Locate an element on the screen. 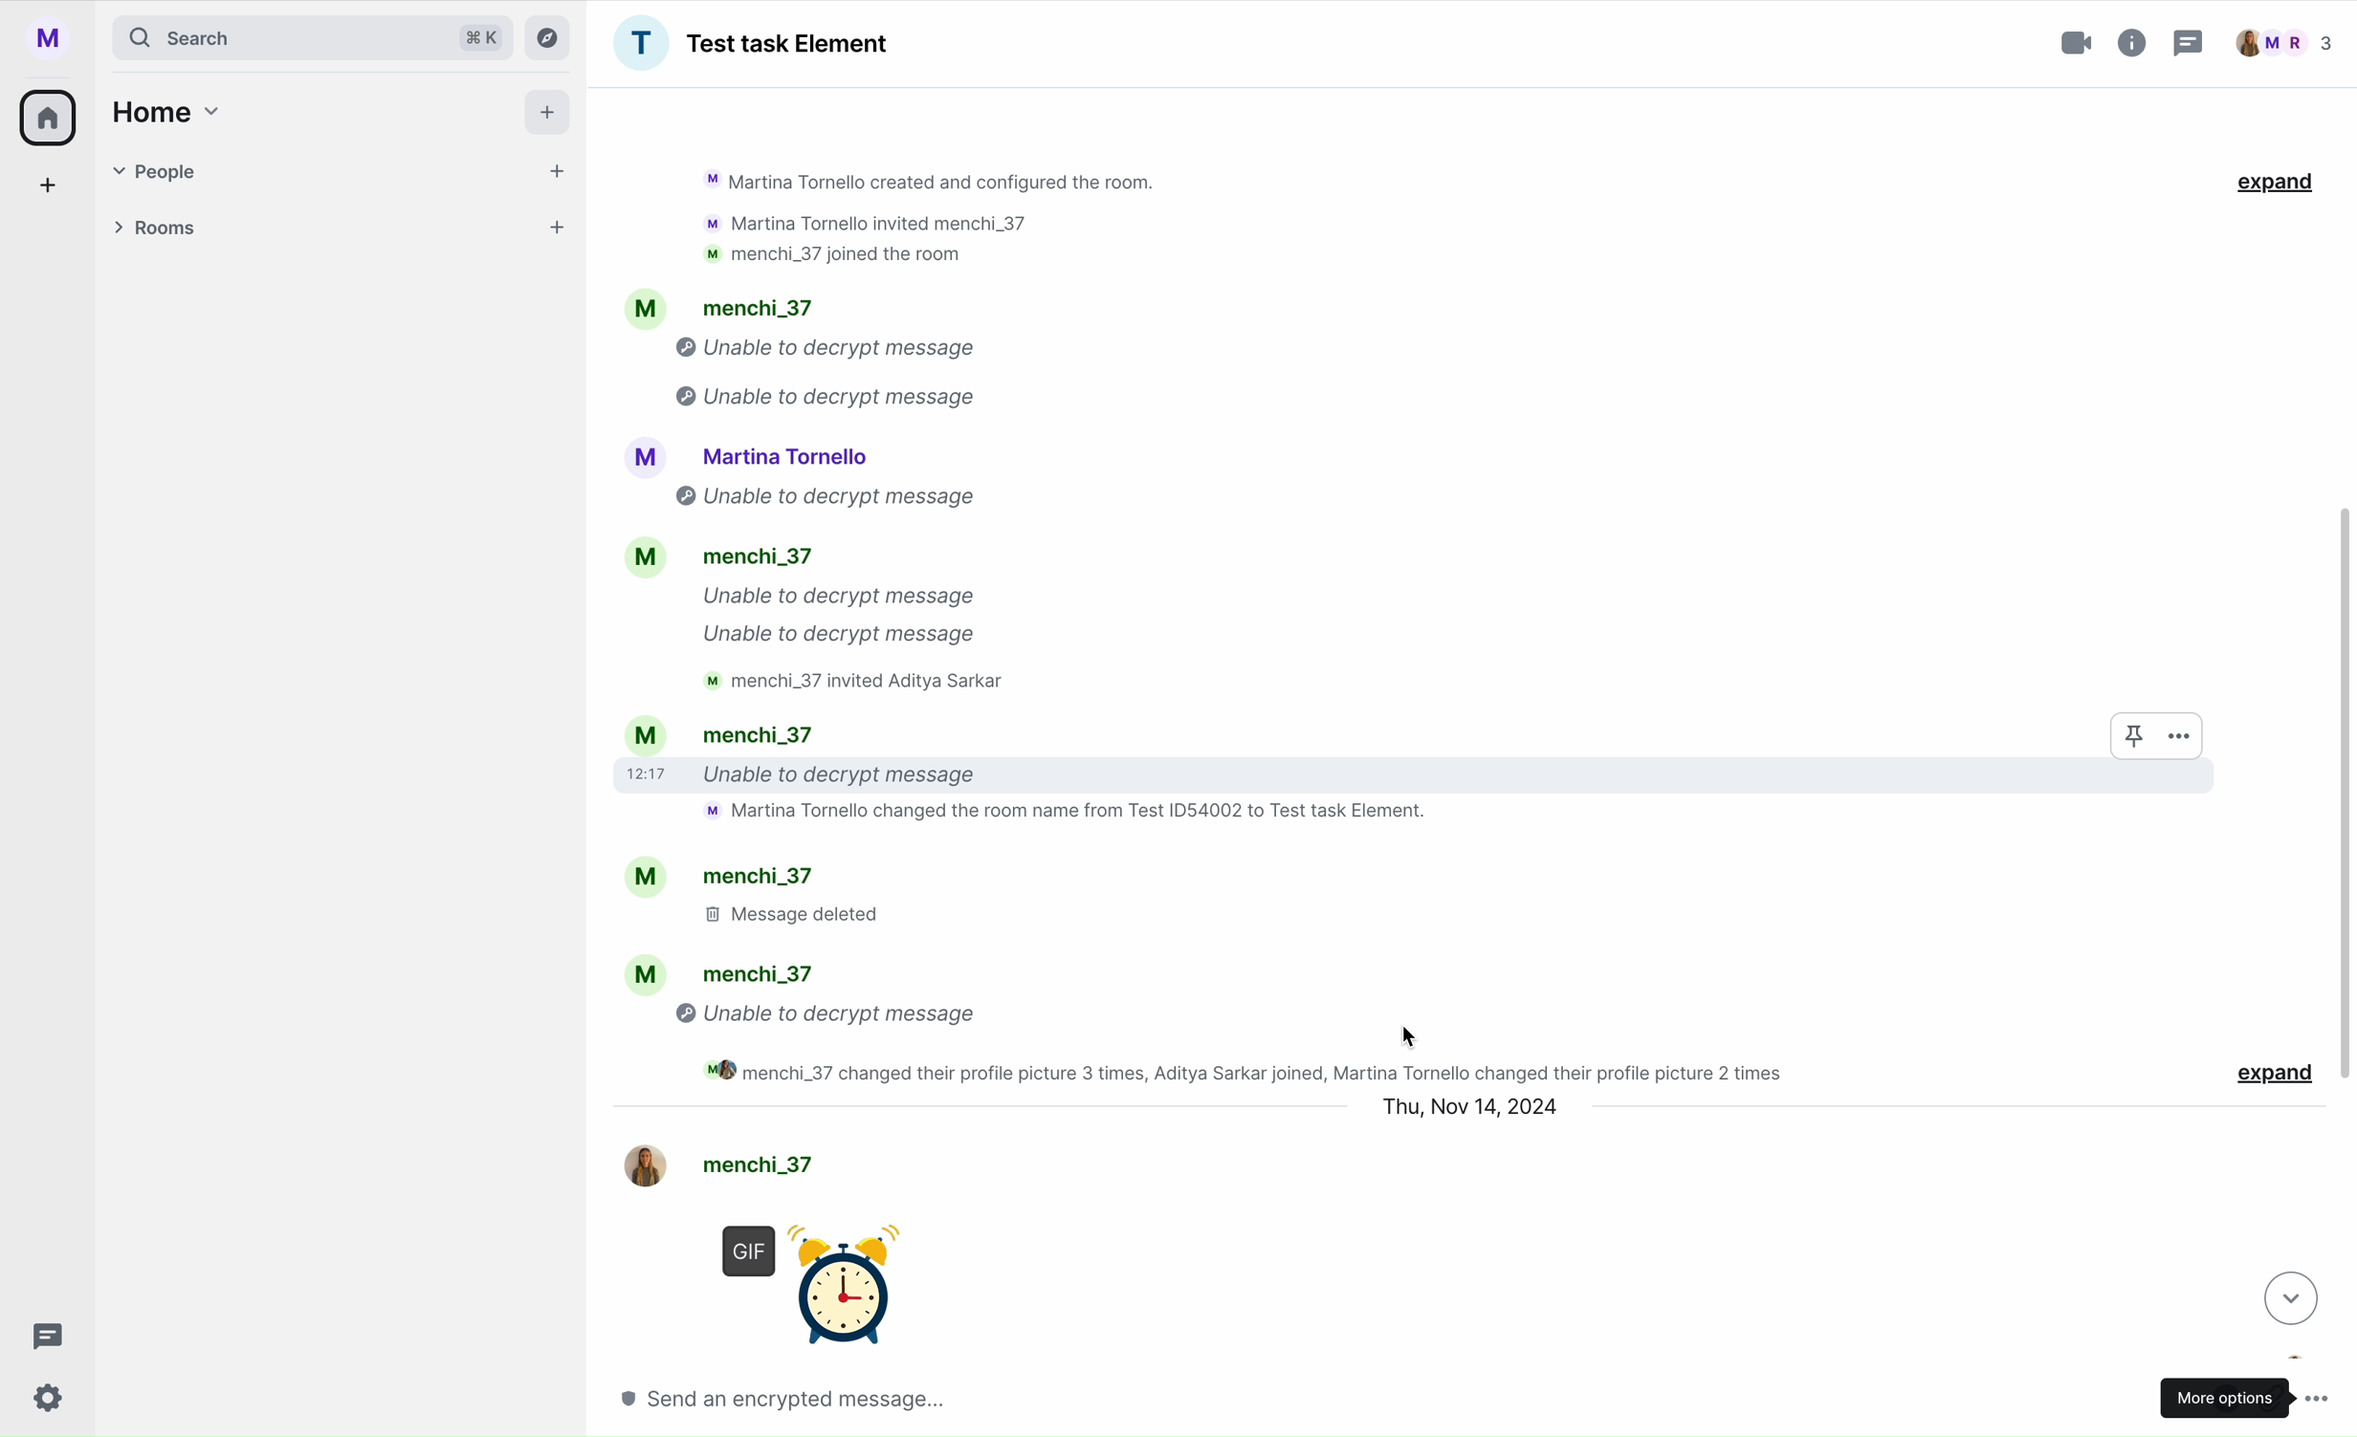  add is located at coordinates (551, 117).